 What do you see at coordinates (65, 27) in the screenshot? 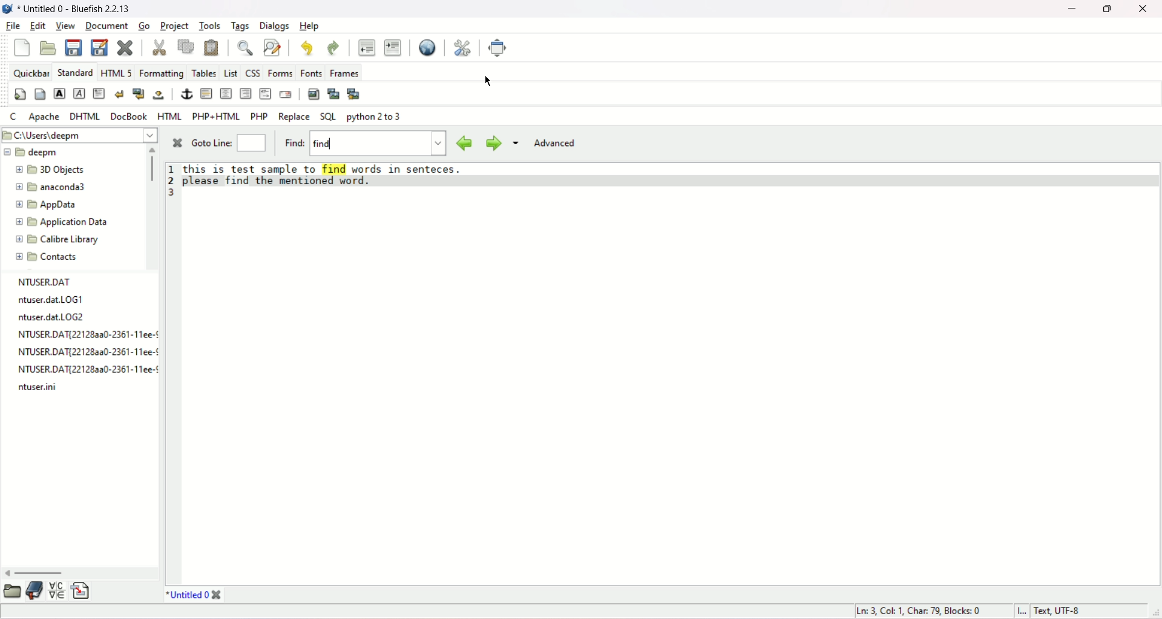
I see `view` at bounding box center [65, 27].